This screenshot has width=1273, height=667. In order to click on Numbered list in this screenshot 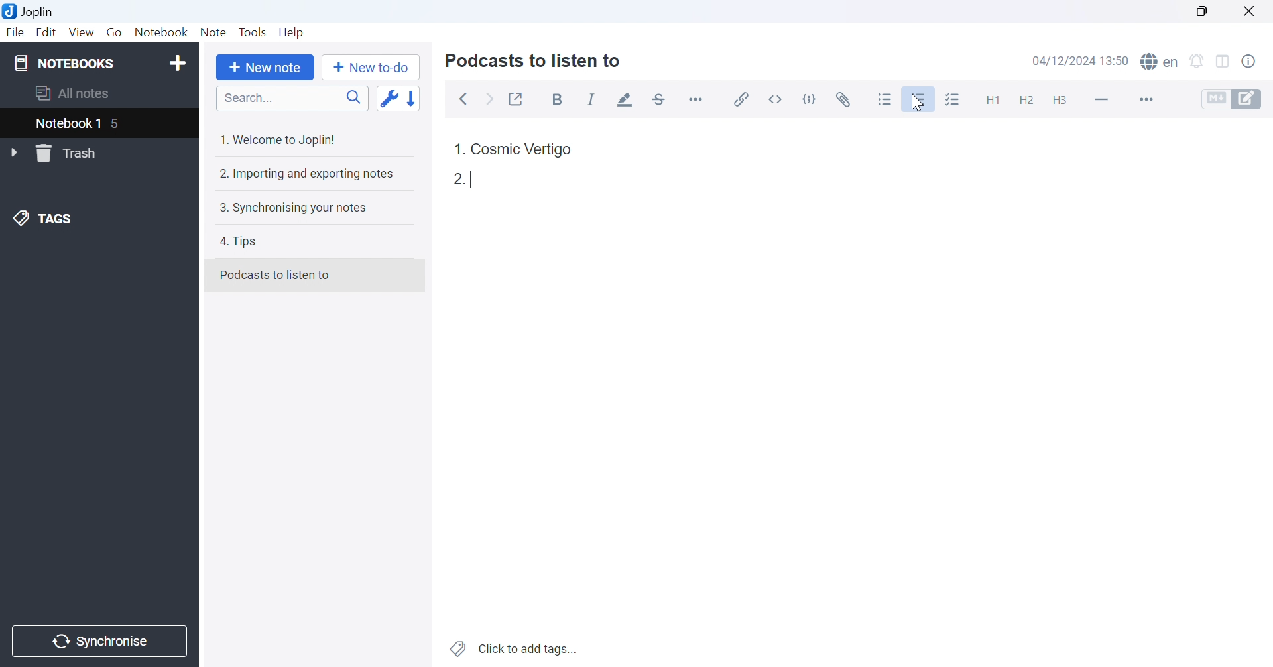, I will do `click(920, 99)`.